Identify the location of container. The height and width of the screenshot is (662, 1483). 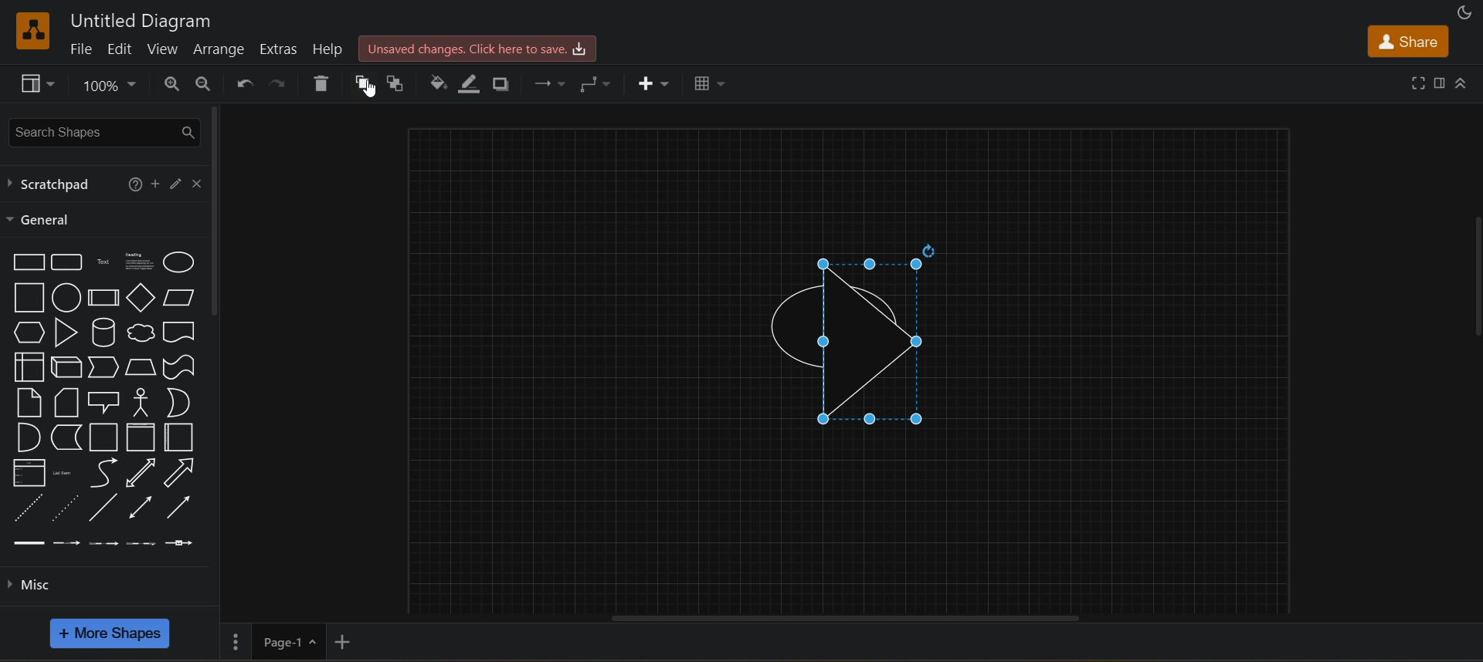
(104, 437).